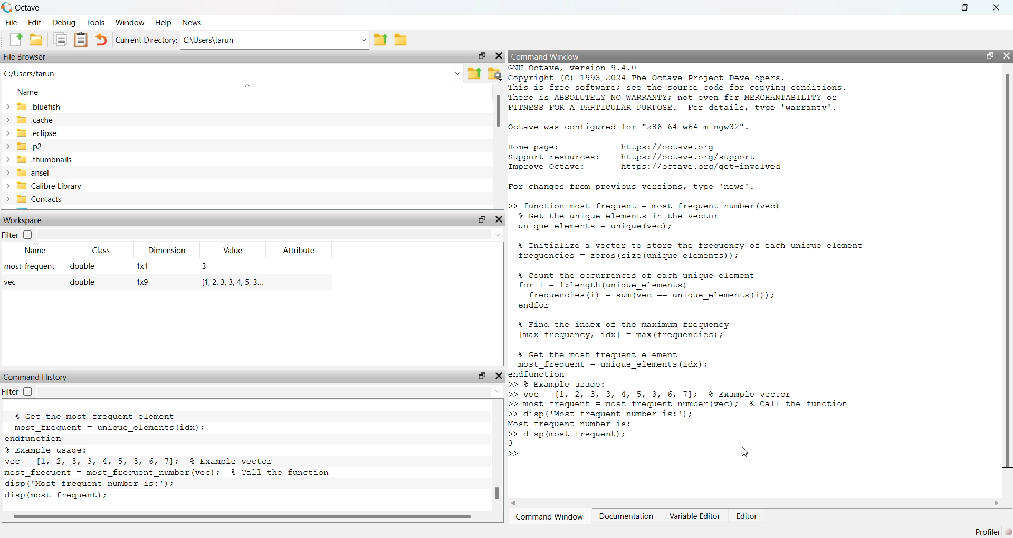 The image size is (1013, 538). What do you see at coordinates (545, 55) in the screenshot?
I see `Command Window` at bounding box center [545, 55].